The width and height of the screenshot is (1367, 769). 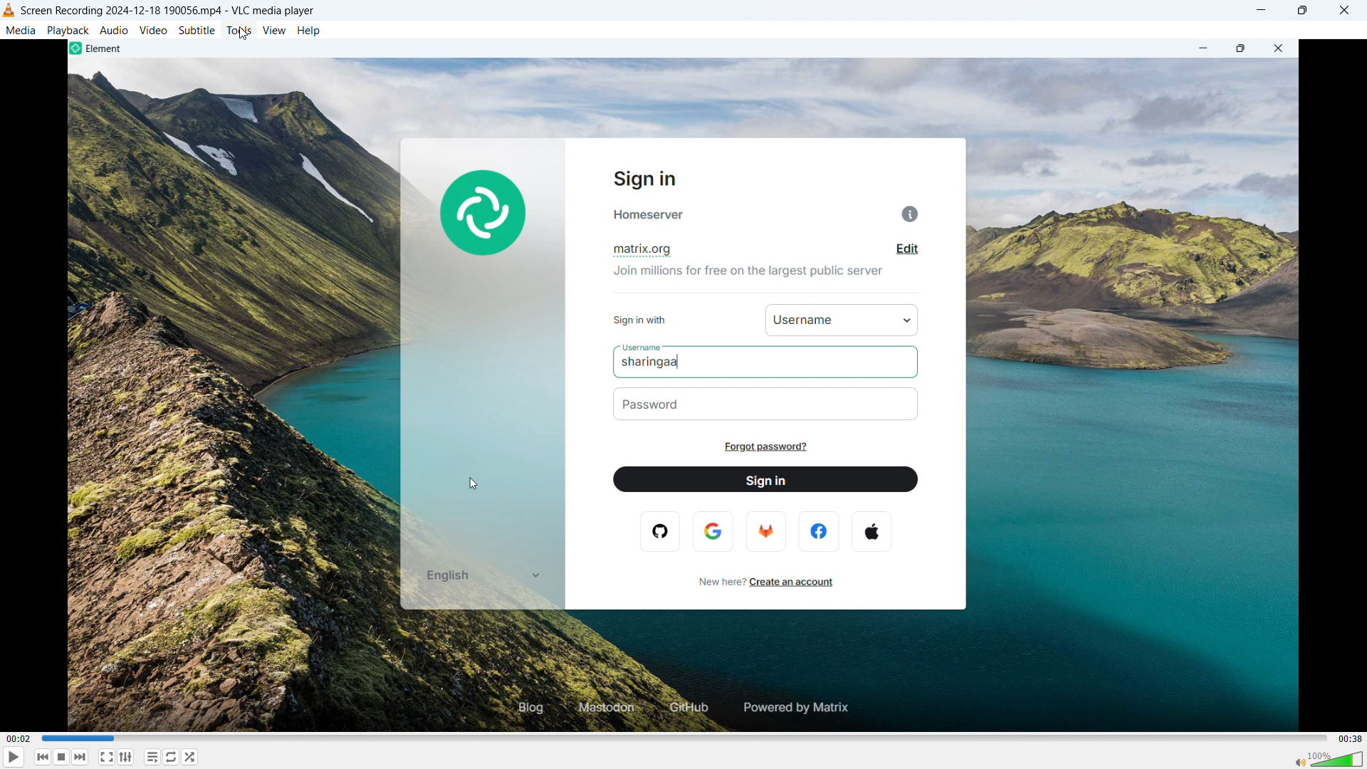 What do you see at coordinates (899, 216) in the screenshot?
I see `info` at bounding box center [899, 216].